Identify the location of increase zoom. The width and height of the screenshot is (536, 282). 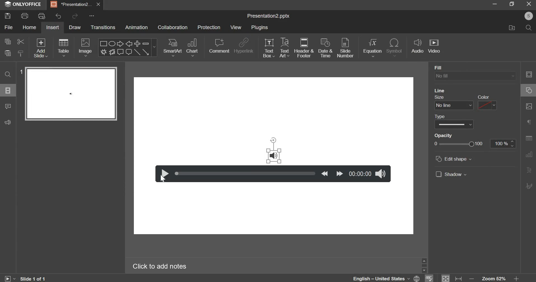
(516, 278).